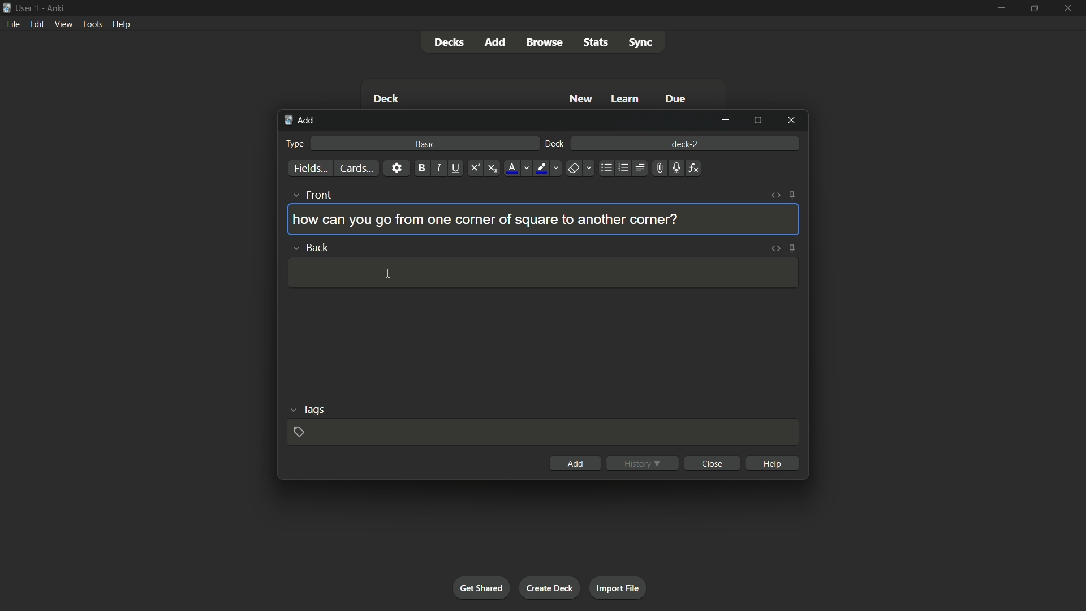  Describe the element at coordinates (389, 98) in the screenshot. I see `deck` at that location.